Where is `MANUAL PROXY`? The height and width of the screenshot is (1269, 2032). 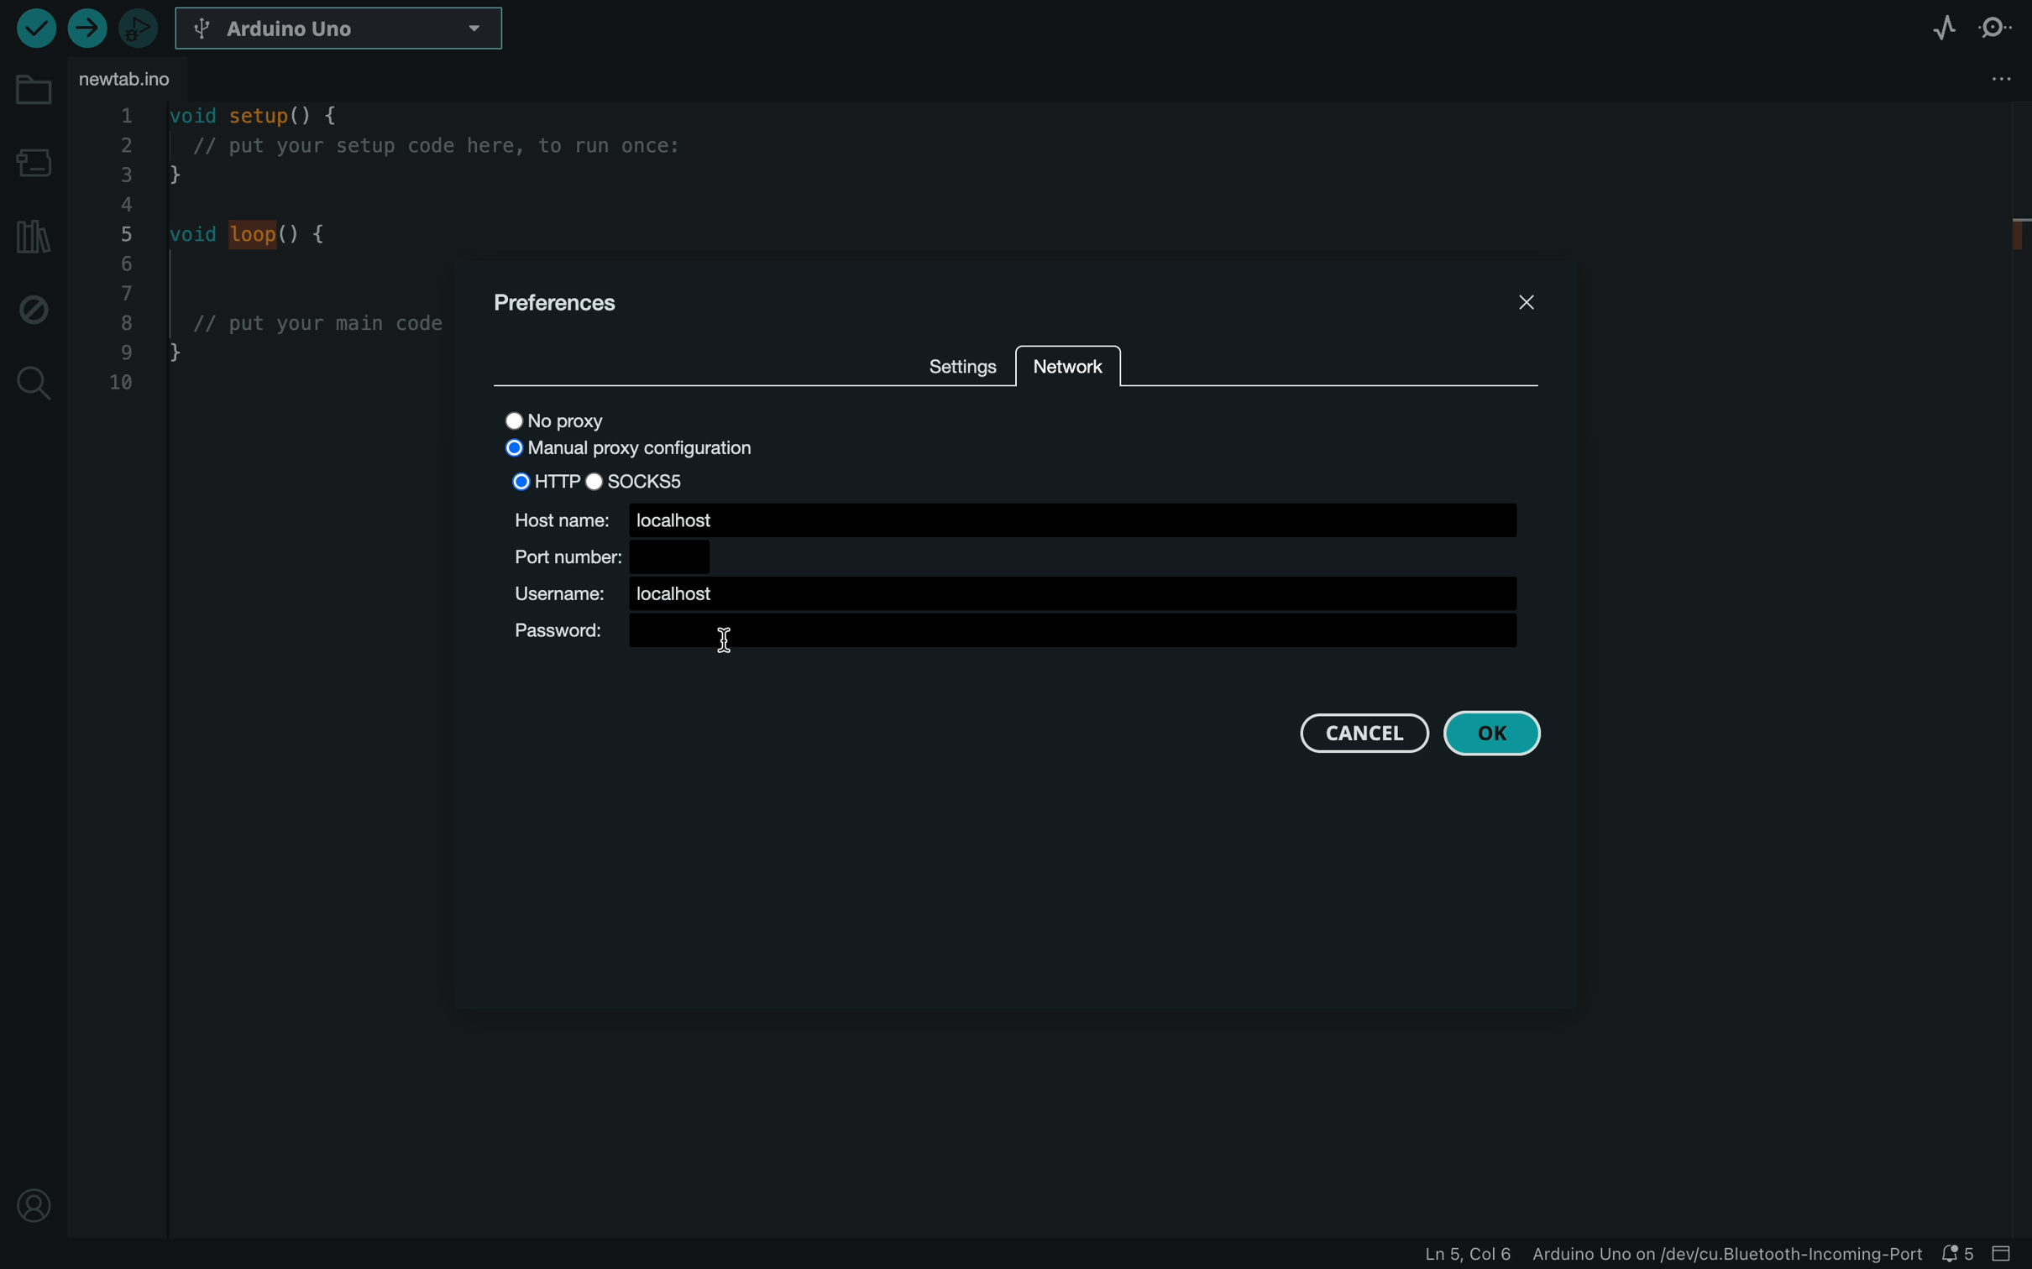 MANUAL PROXY is located at coordinates (626, 450).